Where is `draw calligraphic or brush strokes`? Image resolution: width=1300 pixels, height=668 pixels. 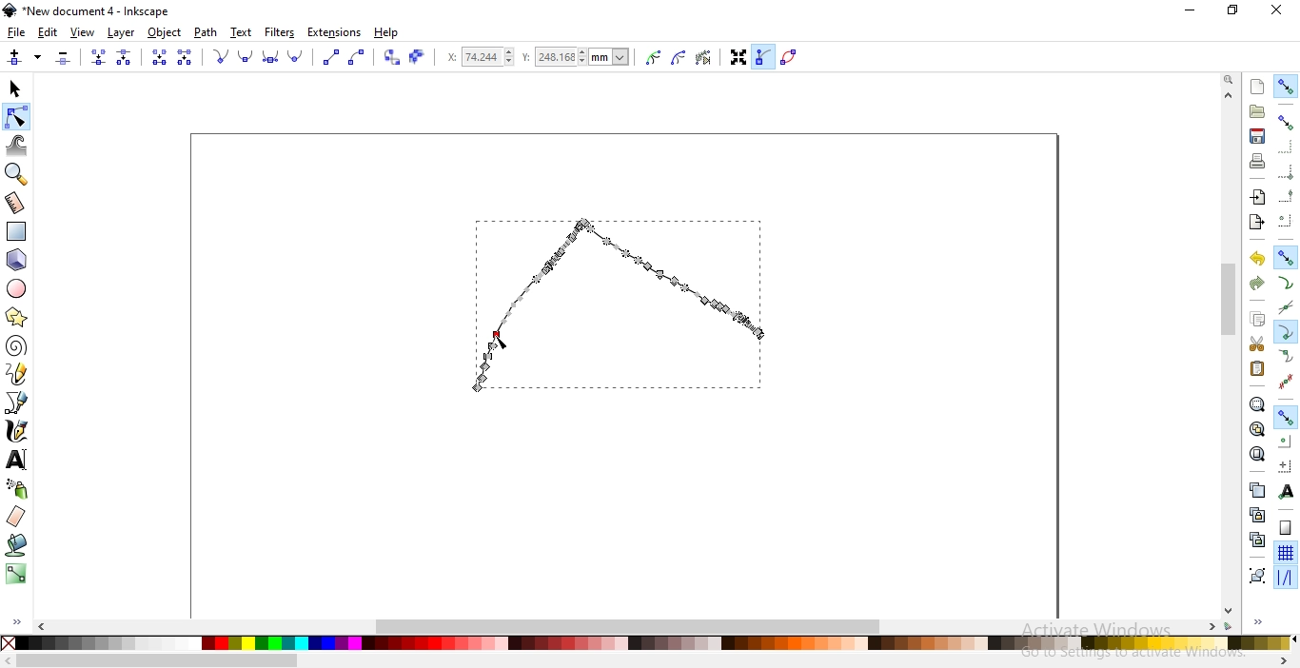 draw calligraphic or brush strokes is located at coordinates (18, 431).